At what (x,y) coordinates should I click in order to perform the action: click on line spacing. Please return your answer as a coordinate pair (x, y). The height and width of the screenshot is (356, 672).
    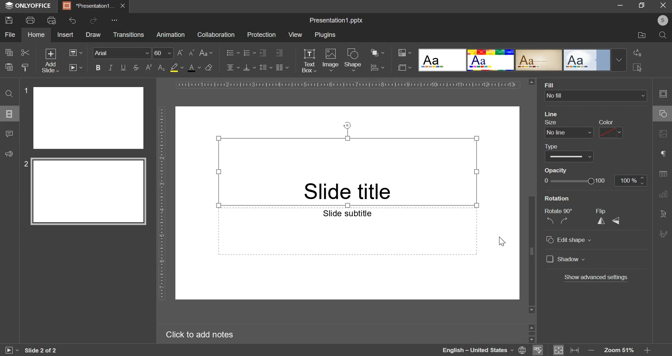
    Looking at the image, I should click on (266, 67).